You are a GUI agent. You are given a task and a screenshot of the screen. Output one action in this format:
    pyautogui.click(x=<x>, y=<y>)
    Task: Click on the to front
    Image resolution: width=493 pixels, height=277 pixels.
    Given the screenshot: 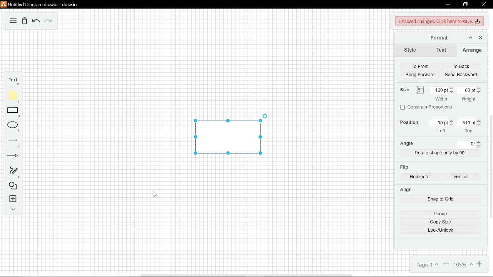 What is the action you would take?
    pyautogui.click(x=419, y=67)
    